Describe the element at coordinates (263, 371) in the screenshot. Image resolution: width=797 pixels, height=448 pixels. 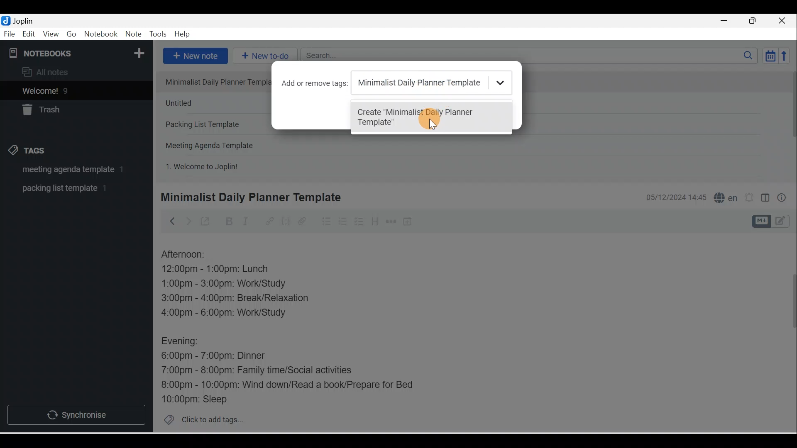
I see `7:00pm - 8:00pm: Family time/Social activities` at that location.